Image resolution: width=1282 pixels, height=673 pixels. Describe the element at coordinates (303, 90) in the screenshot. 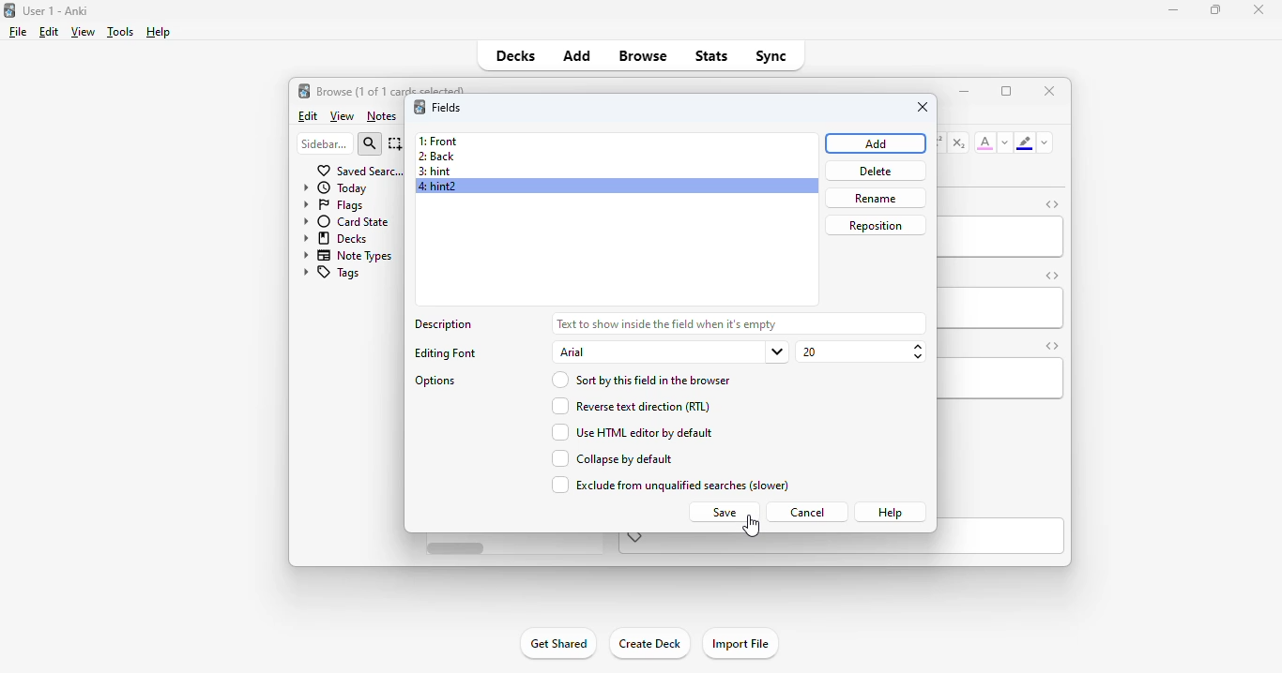

I see `logo` at that location.